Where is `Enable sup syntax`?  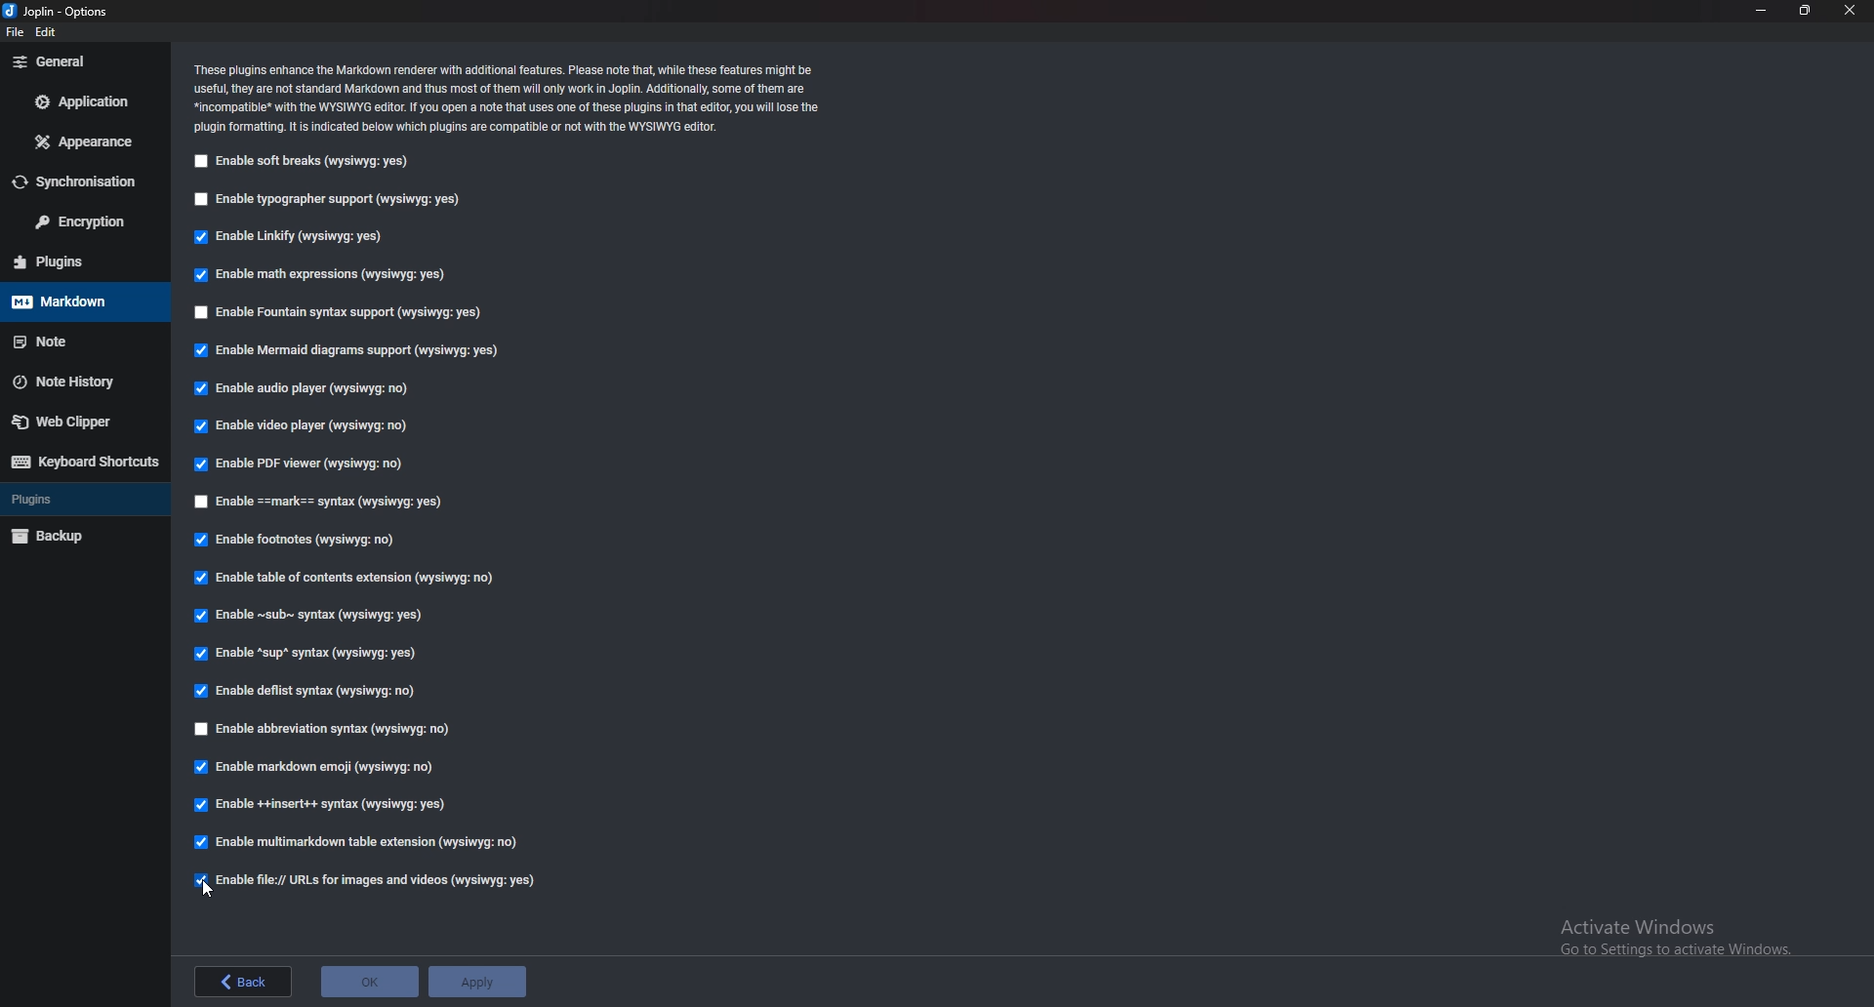
Enable sup syntax is located at coordinates (311, 656).